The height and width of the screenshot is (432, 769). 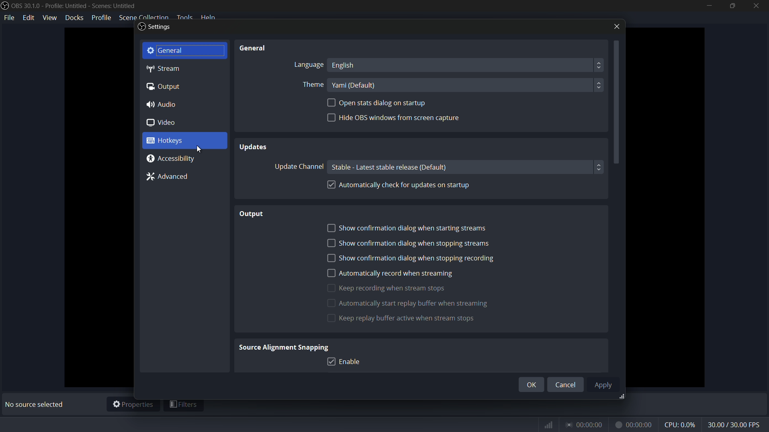 I want to click on Source Alignment Snapping, so click(x=284, y=348).